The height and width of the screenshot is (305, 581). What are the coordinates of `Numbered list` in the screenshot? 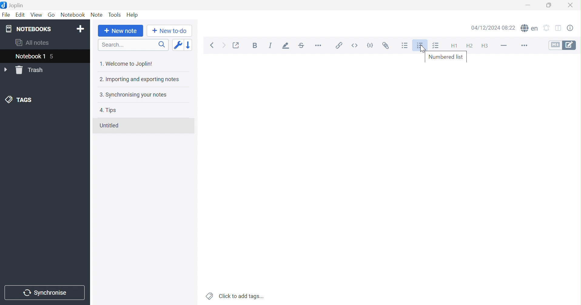 It's located at (446, 57).